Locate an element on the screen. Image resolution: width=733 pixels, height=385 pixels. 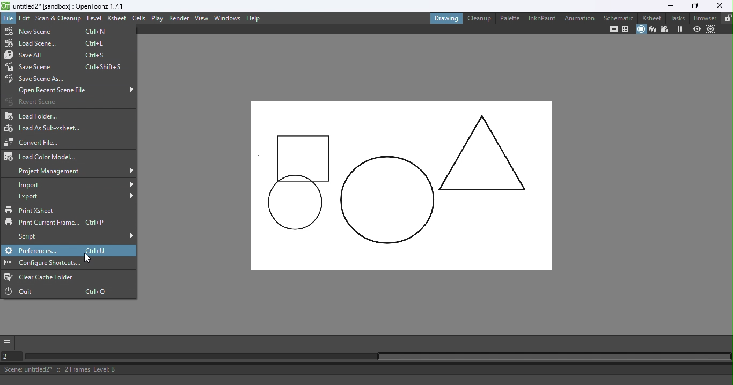
Cursor is located at coordinates (88, 257).